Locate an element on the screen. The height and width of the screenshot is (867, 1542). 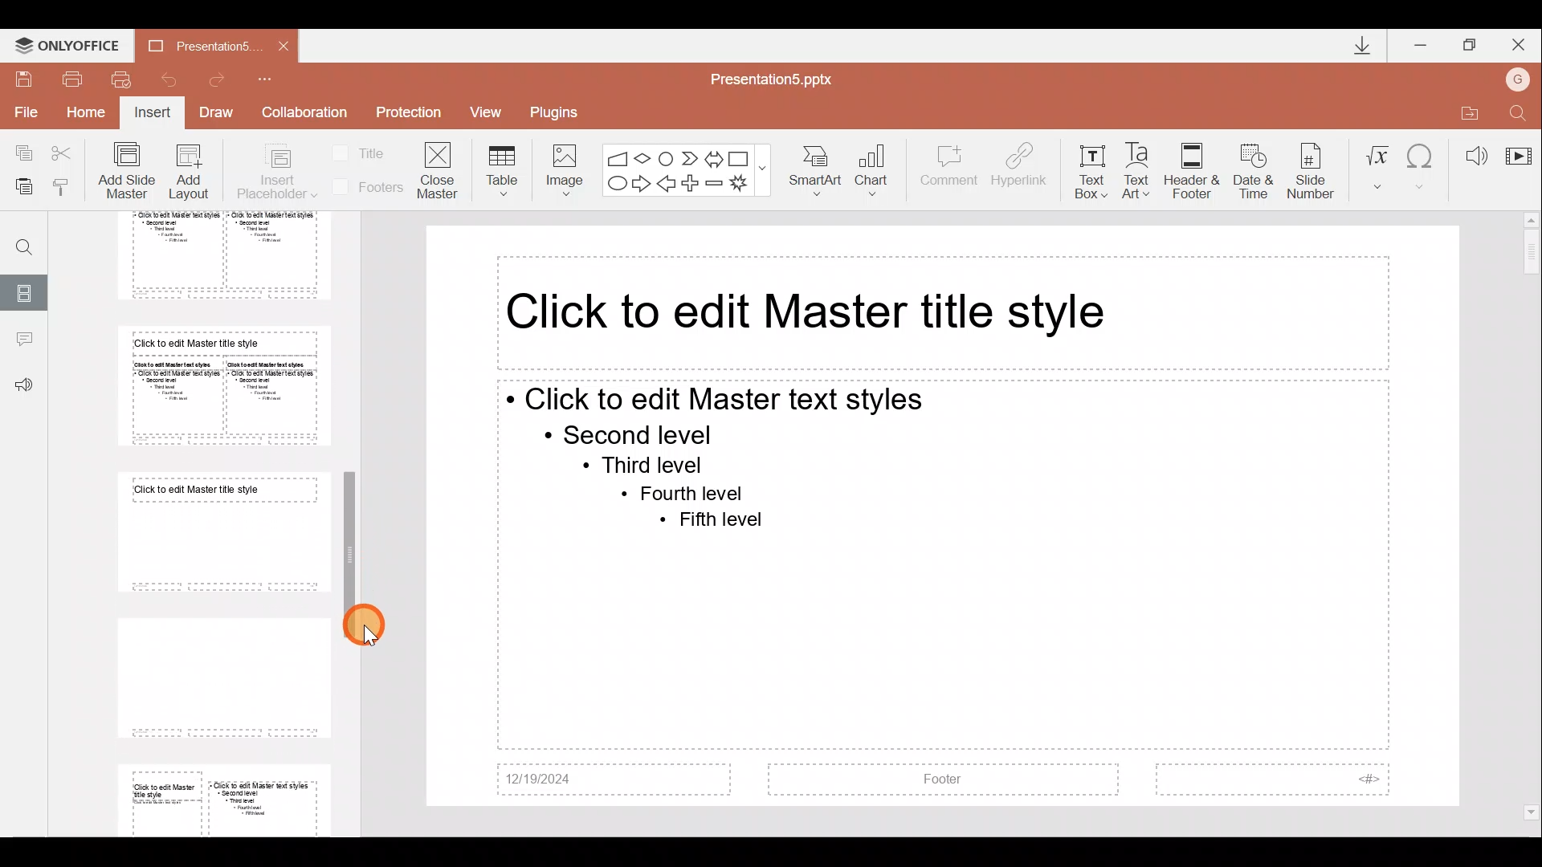
Document name is located at coordinates (781, 78).